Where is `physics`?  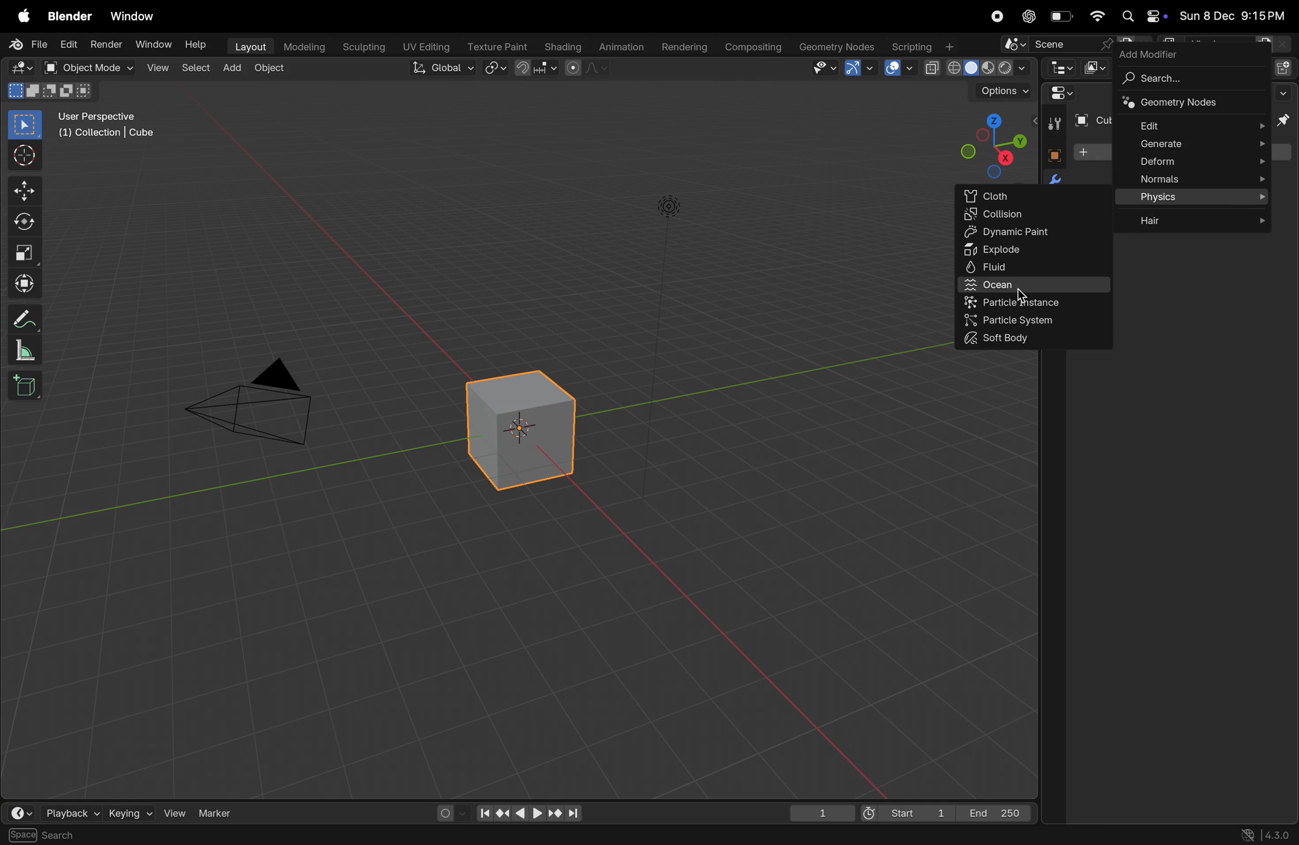
physics is located at coordinates (1195, 198).